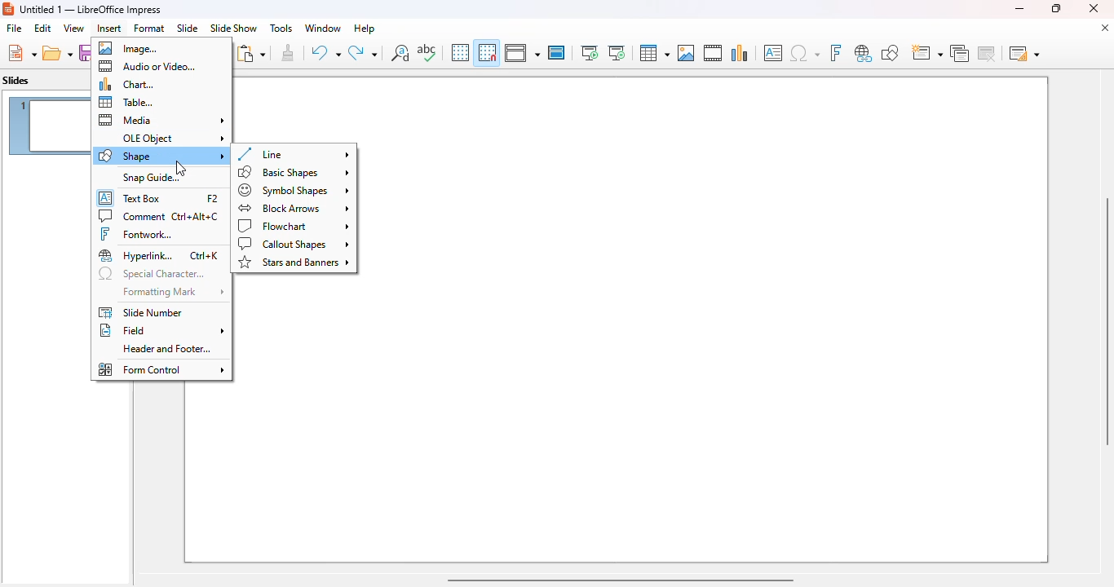  Describe the element at coordinates (1019, 8) in the screenshot. I see `minimize` at that location.